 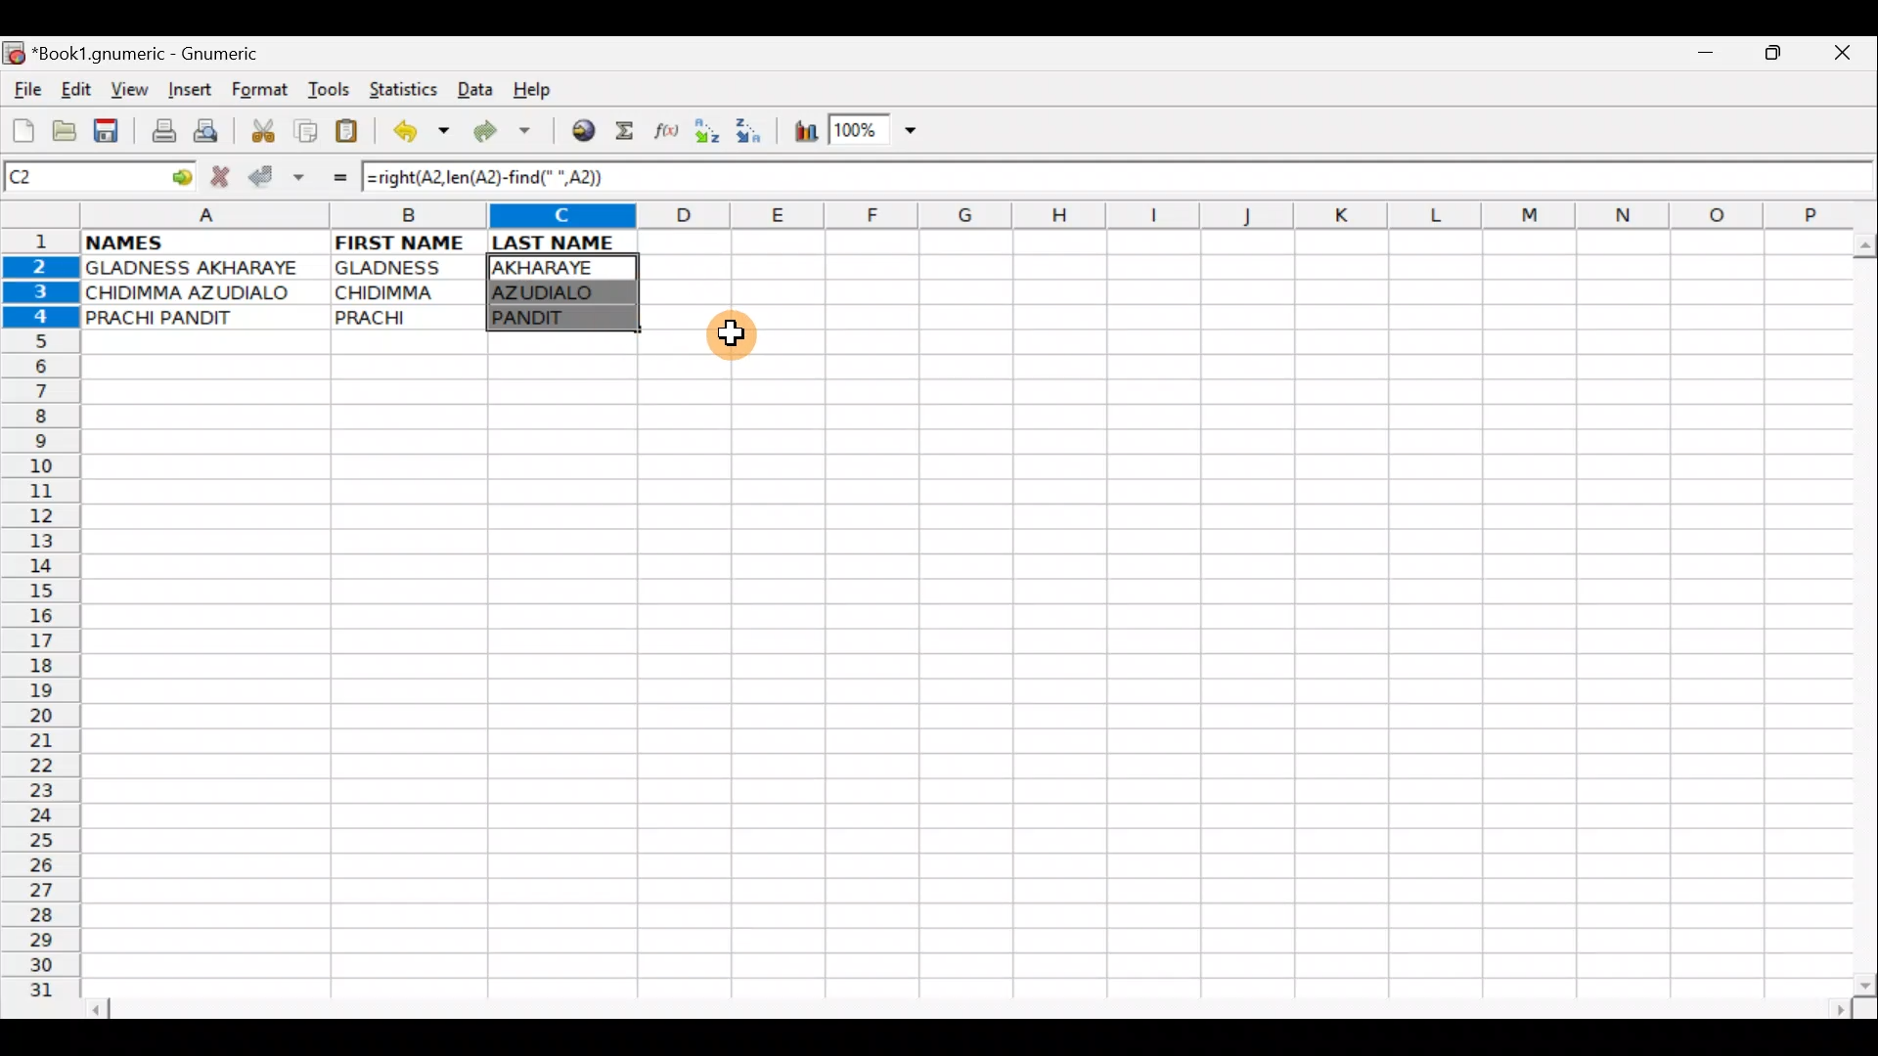 What do you see at coordinates (189, 90) in the screenshot?
I see `Insert` at bounding box center [189, 90].